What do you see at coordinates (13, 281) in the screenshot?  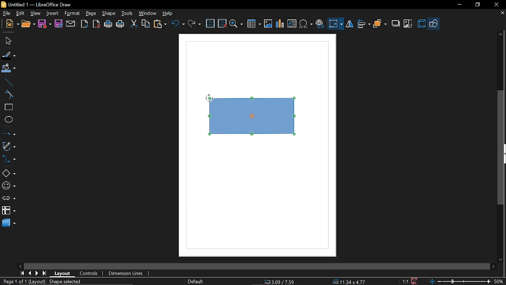 I see `Page 1 of 1` at bounding box center [13, 281].